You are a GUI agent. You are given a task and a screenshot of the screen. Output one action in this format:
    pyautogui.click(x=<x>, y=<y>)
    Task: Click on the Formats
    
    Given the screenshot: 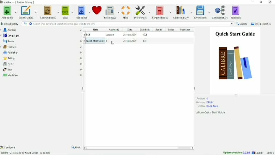 What is the action you would take?
    pyautogui.click(x=41, y=46)
    